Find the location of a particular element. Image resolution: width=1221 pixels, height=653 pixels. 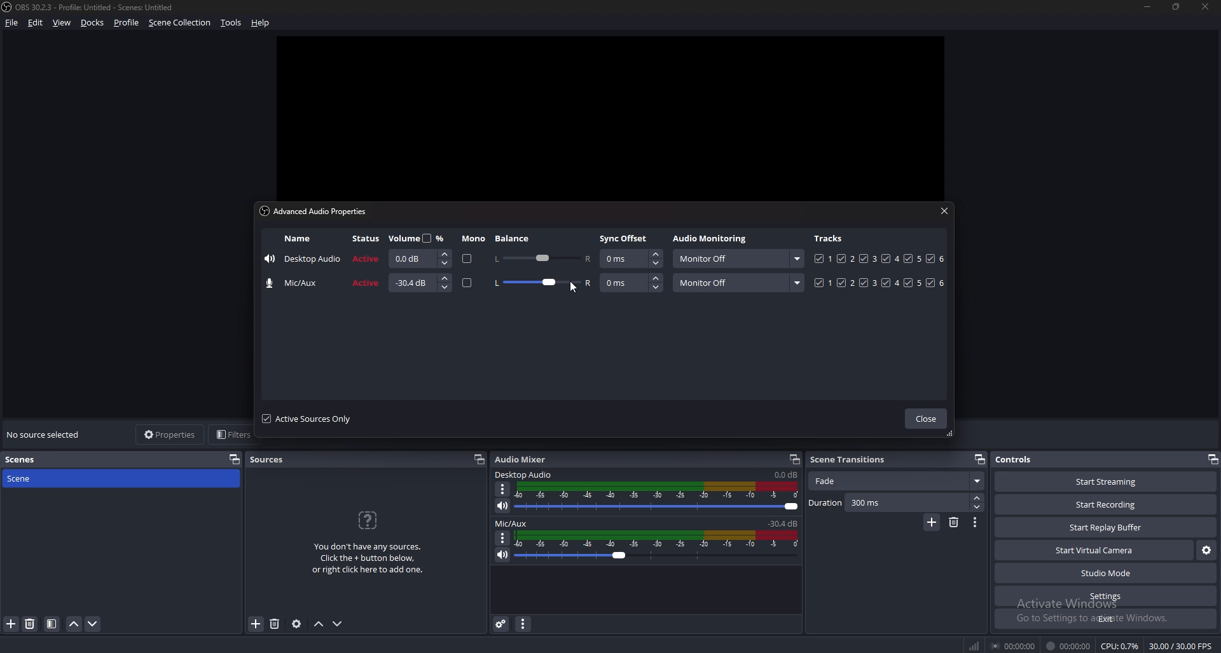

status is located at coordinates (368, 239).